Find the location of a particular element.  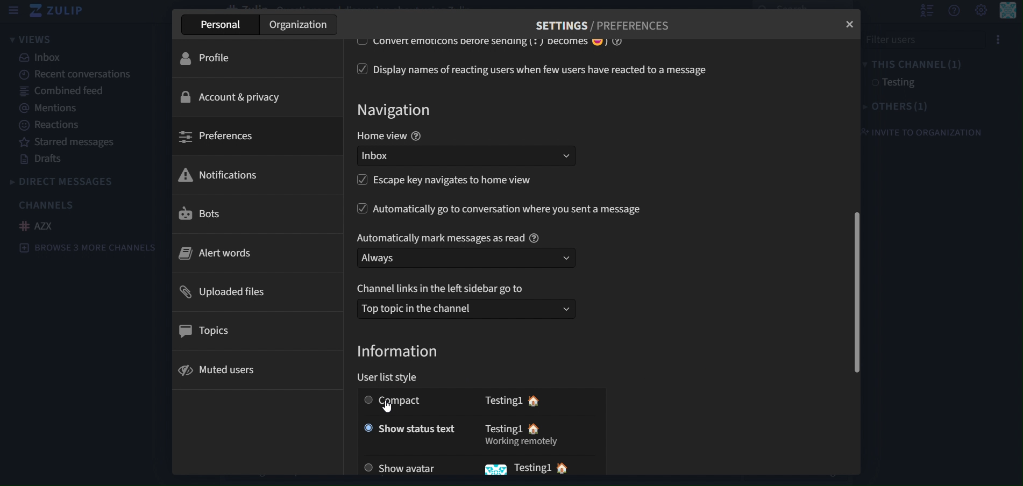

show status text is located at coordinates (406, 427).